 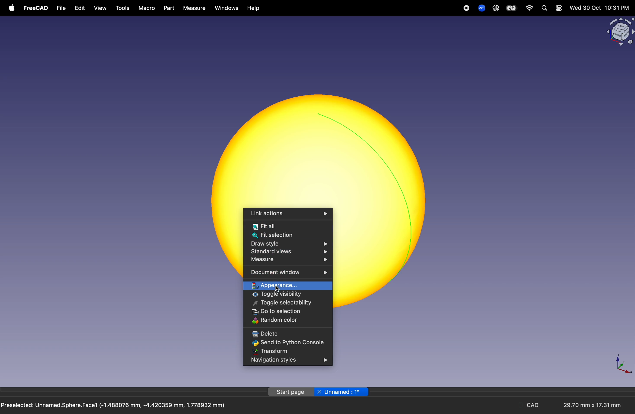 I want to click on zoom, so click(x=480, y=7).